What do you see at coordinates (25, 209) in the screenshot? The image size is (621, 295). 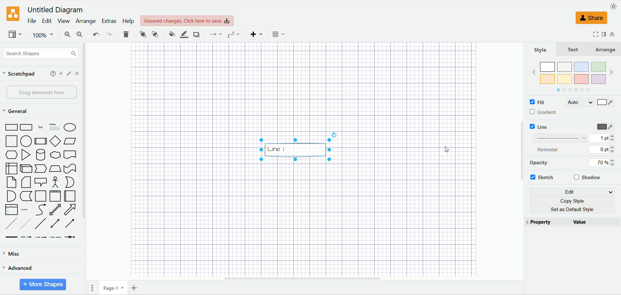 I see `List item` at bounding box center [25, 209].